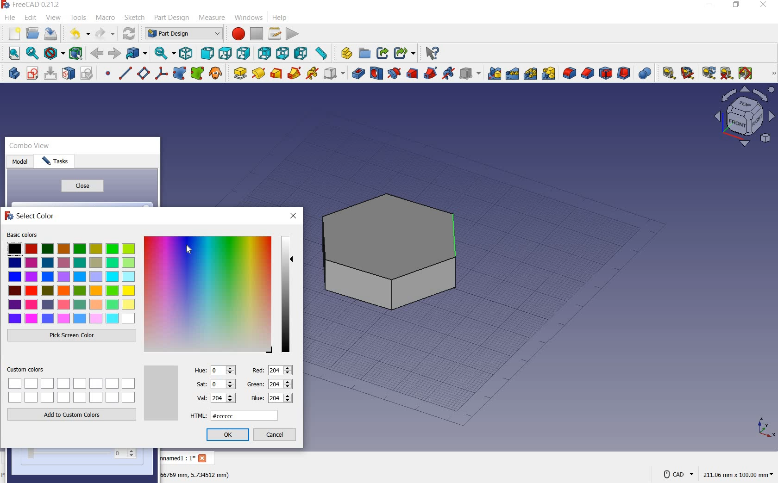  Describe the element at coordinates (97, 53) in the screenshot. I see `back` at that location.